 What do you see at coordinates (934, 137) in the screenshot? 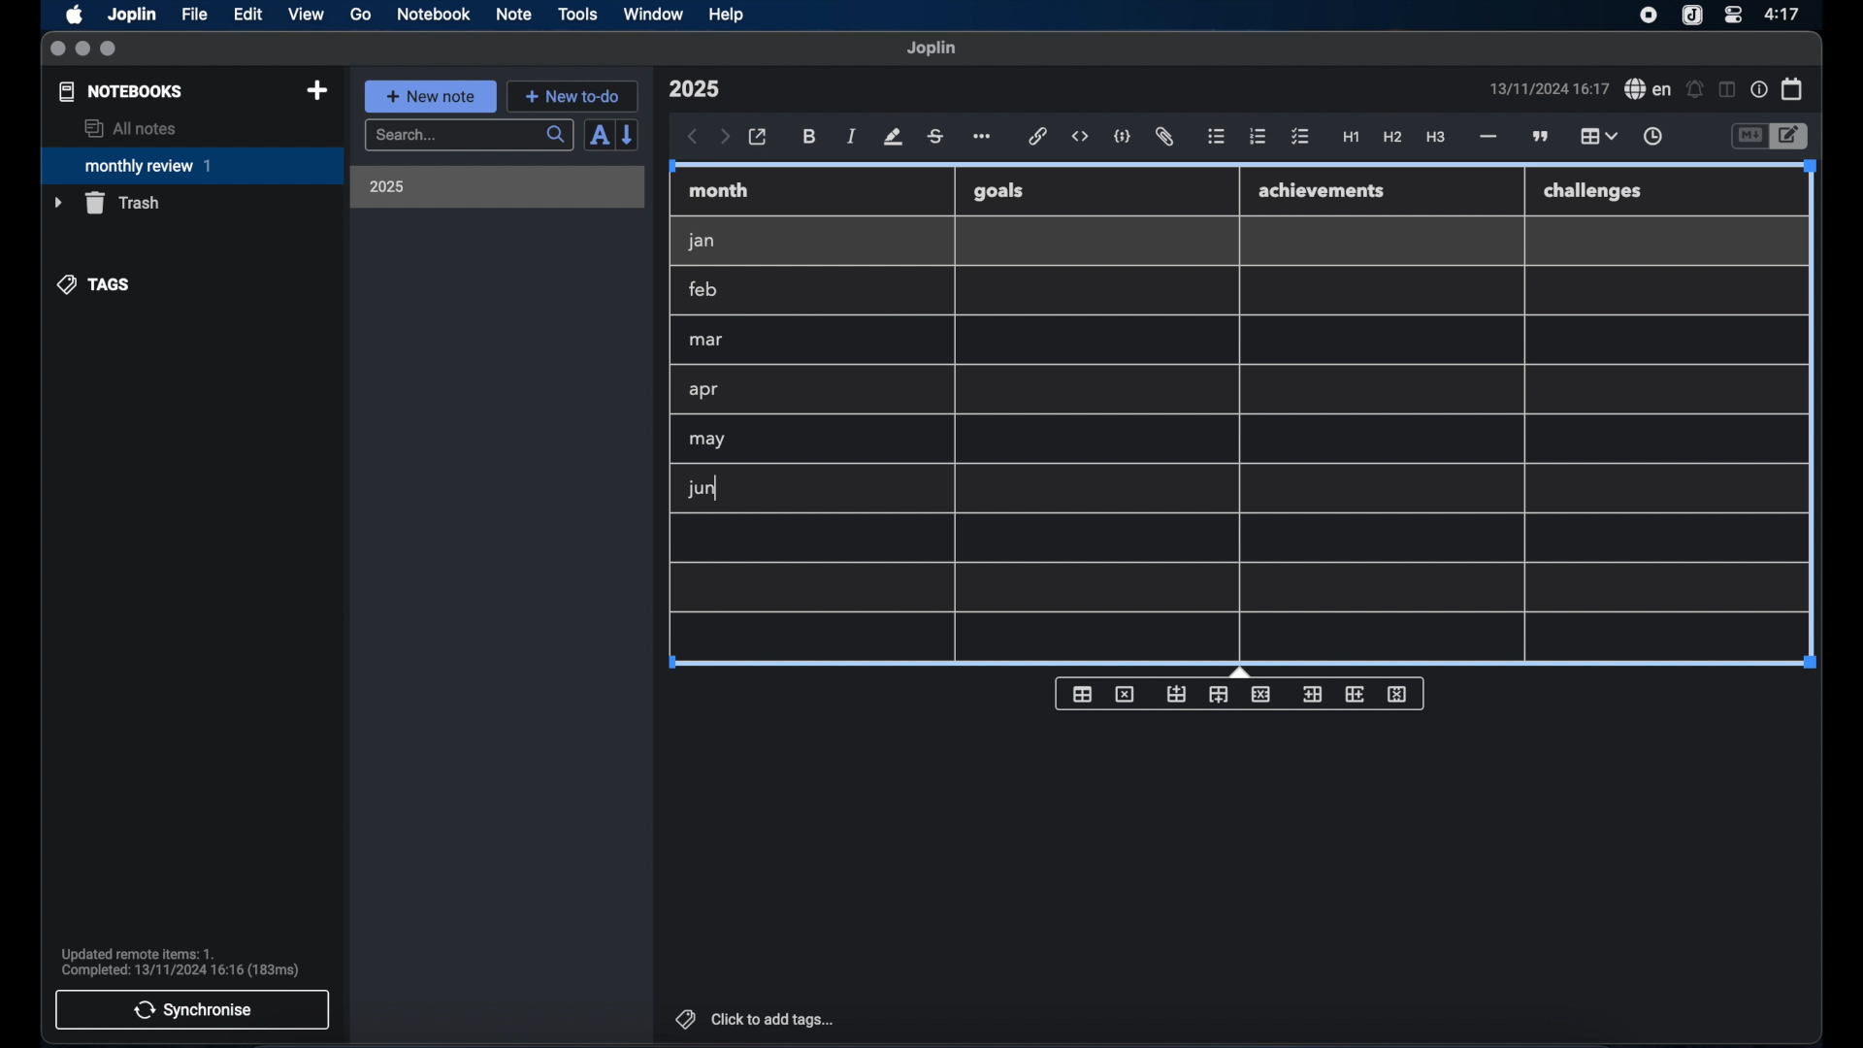
I see `strikethrough` at bounding box center [934, 137].